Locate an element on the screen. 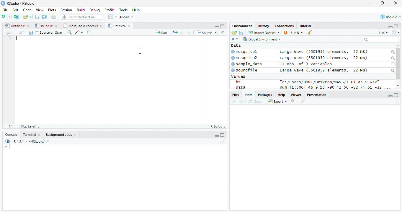 The width and height of the screenshot is (402, 212). Create a project is located at coordinates (17, 17).